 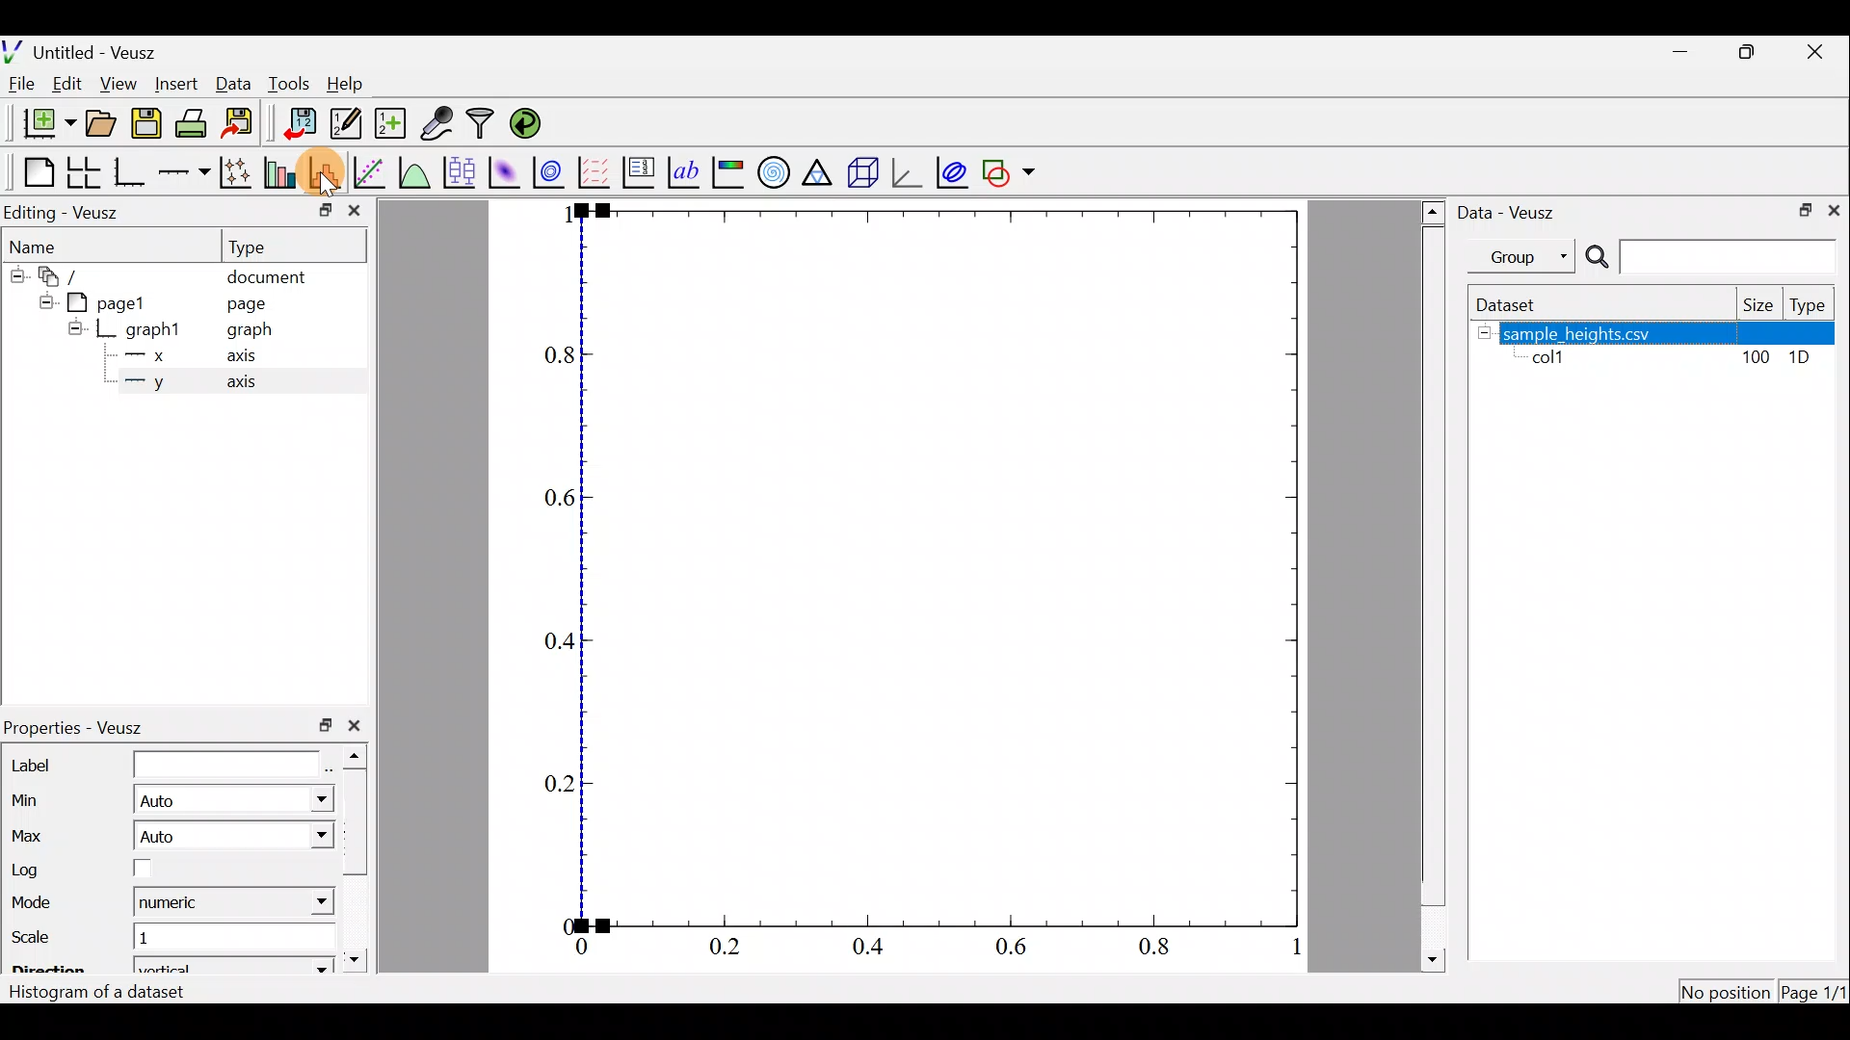 I want to click on 0.8, so click(x=1160, y=950).